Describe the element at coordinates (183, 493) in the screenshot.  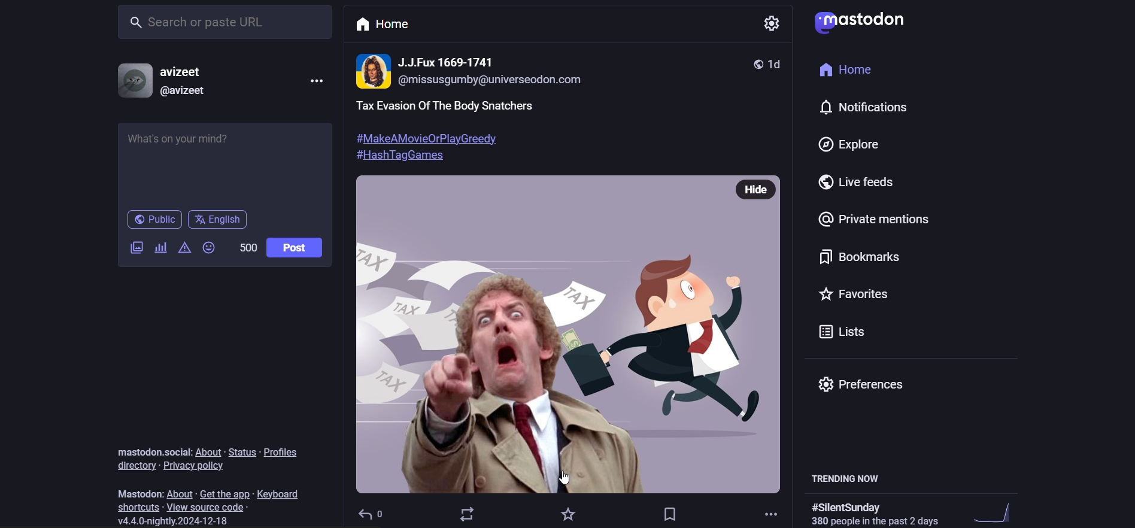
I see `about` at that location.